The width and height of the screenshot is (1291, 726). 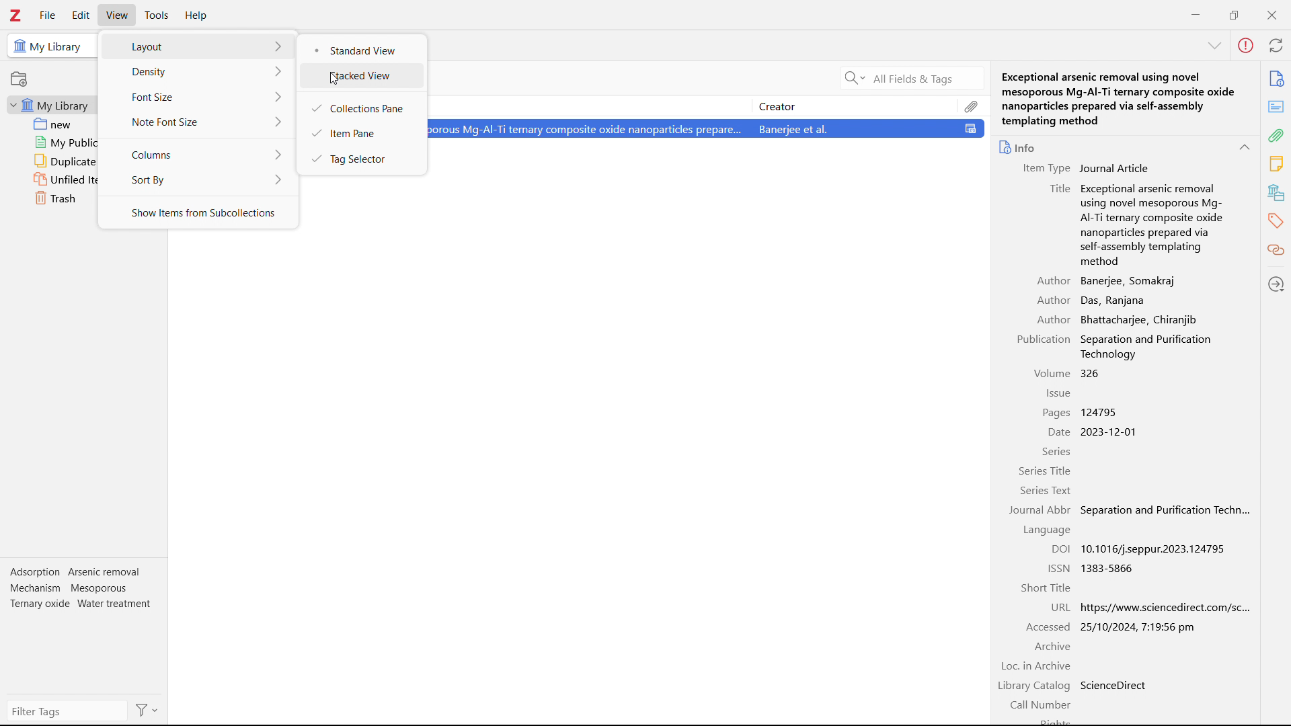 I want to click on Adsorption Arsenic removal, so click(x=77, y=572).